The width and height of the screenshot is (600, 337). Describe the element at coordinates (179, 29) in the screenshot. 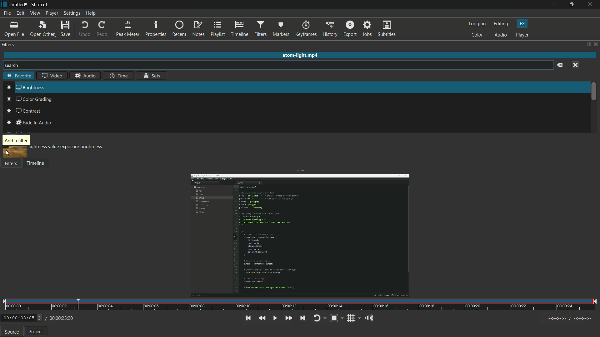

I see `recent` at that location.